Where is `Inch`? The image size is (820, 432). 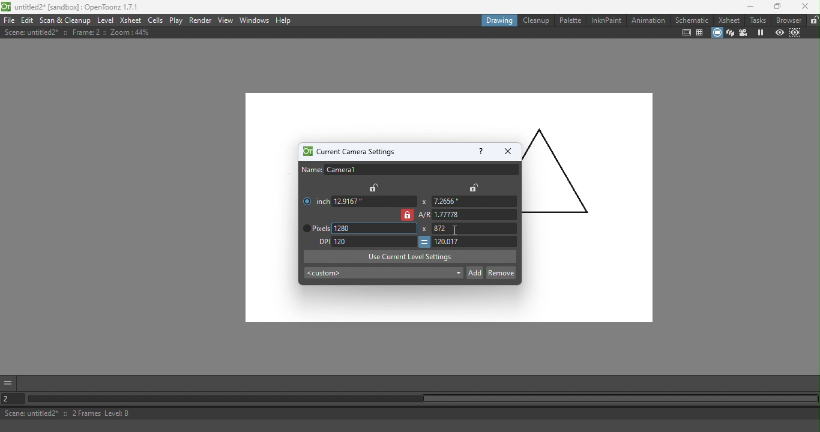 Inch is located at coordinates (314, 199).